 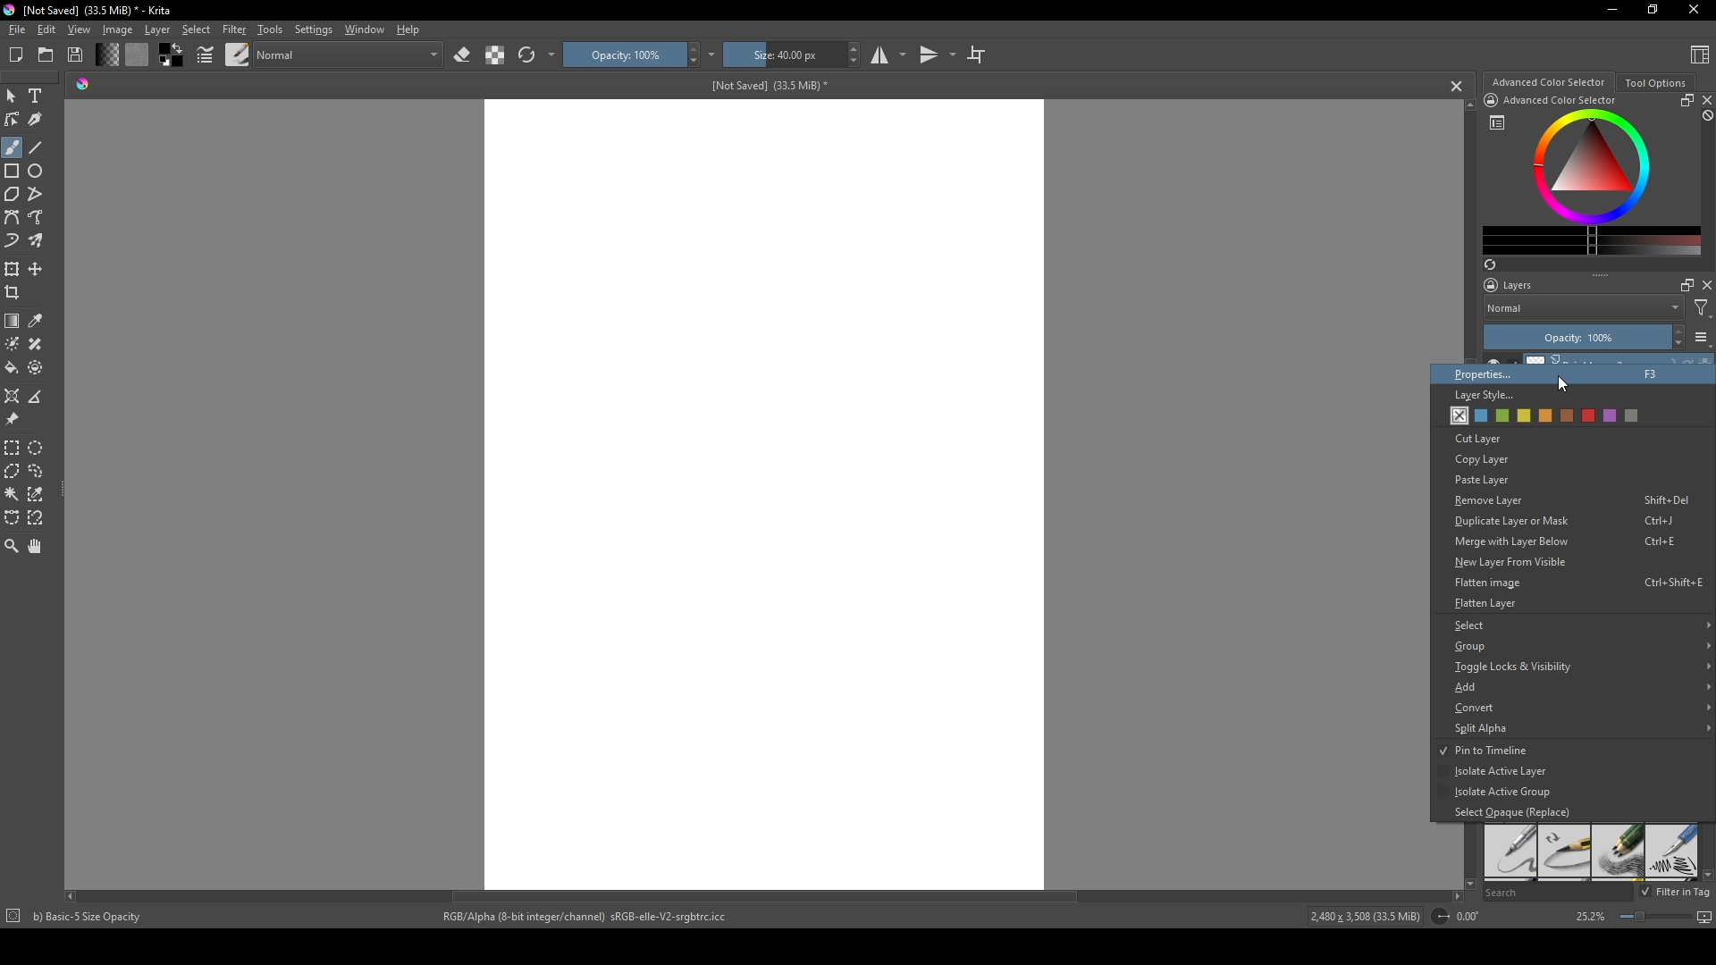 What do you see at coordinates (38, 218) in the screenshot?
I see `free hand` at bounding box center [38, 218].